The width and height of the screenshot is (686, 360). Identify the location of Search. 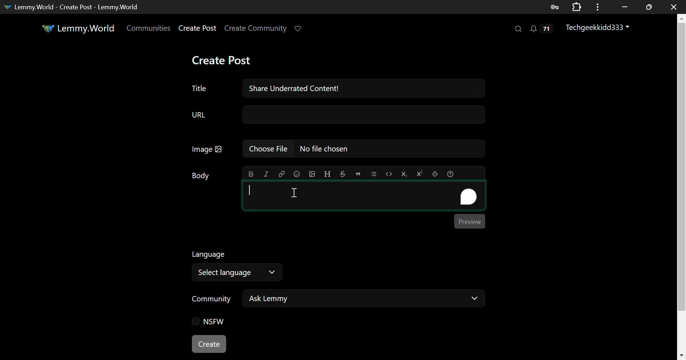
(517, 28).